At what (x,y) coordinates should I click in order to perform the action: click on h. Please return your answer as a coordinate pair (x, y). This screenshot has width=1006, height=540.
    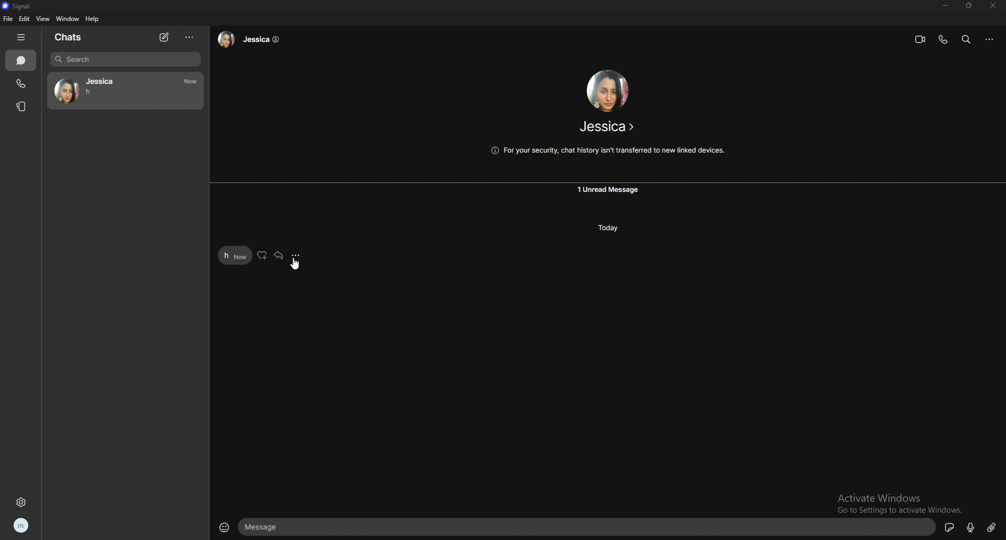
    Looking at the image, I should click on (234, 255).